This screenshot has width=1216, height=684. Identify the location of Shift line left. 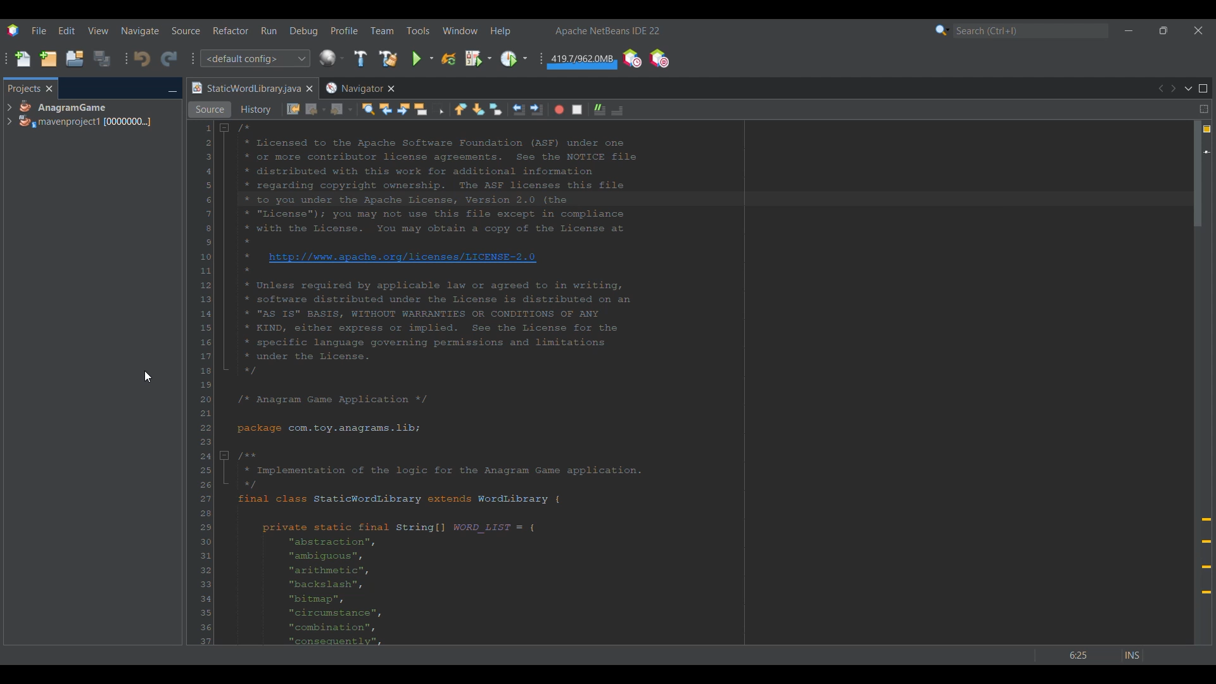
(519, 110).